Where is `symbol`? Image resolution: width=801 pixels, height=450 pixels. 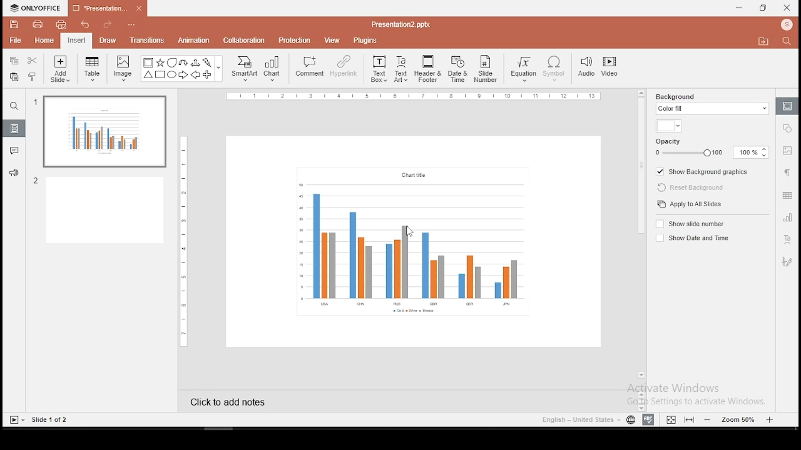
symbol is located at coordinates (554, 69).